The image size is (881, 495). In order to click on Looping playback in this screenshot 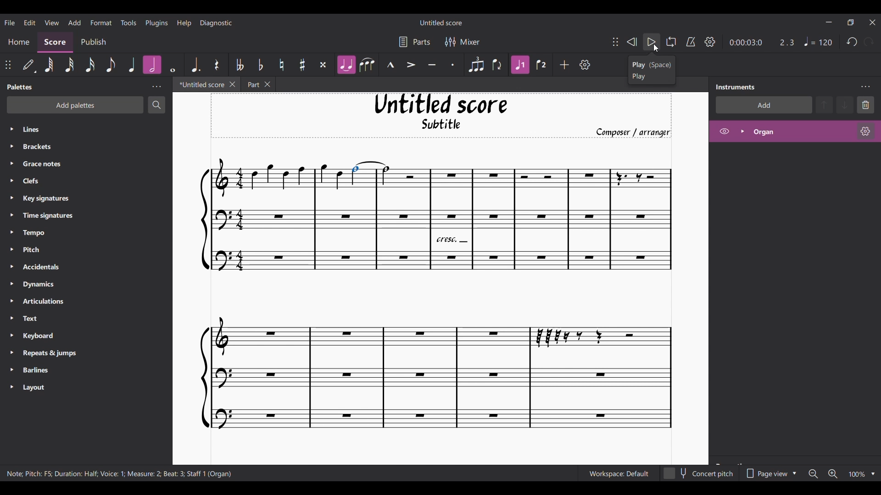, I will do `click(671, 42)`.